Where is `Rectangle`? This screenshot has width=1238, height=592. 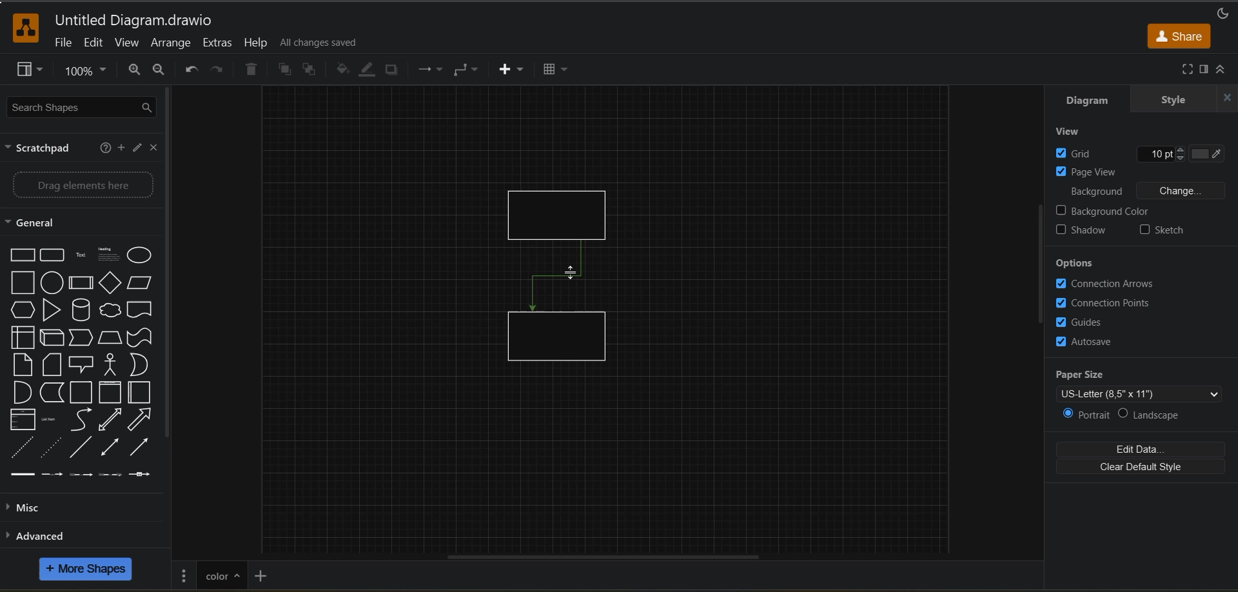 Rectangle is located at coordinates (20, 255).